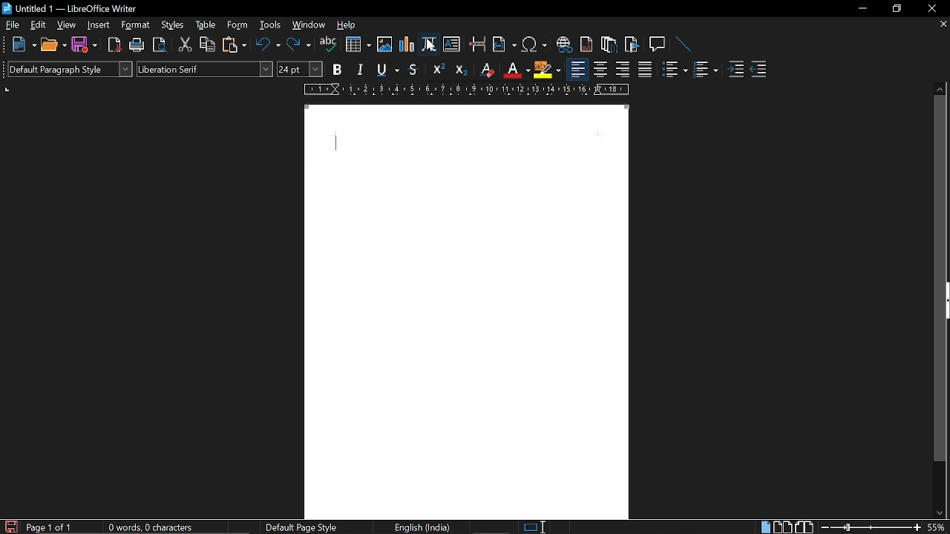 The width and height of the screenshot is (950, 534). I want to click on , so click(6, 47).